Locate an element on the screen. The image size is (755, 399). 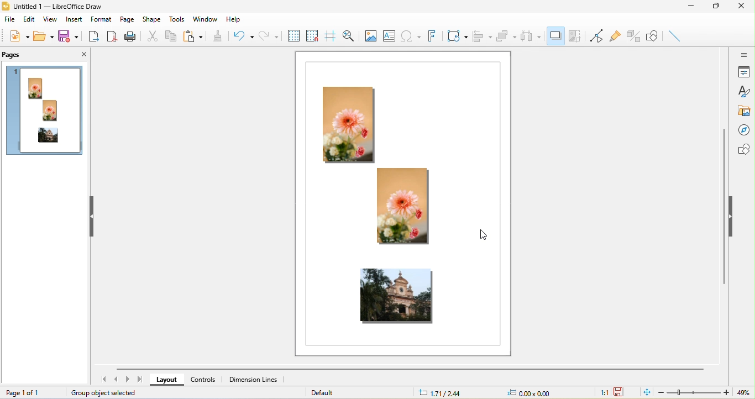
new is located at coordinates (17, 38).